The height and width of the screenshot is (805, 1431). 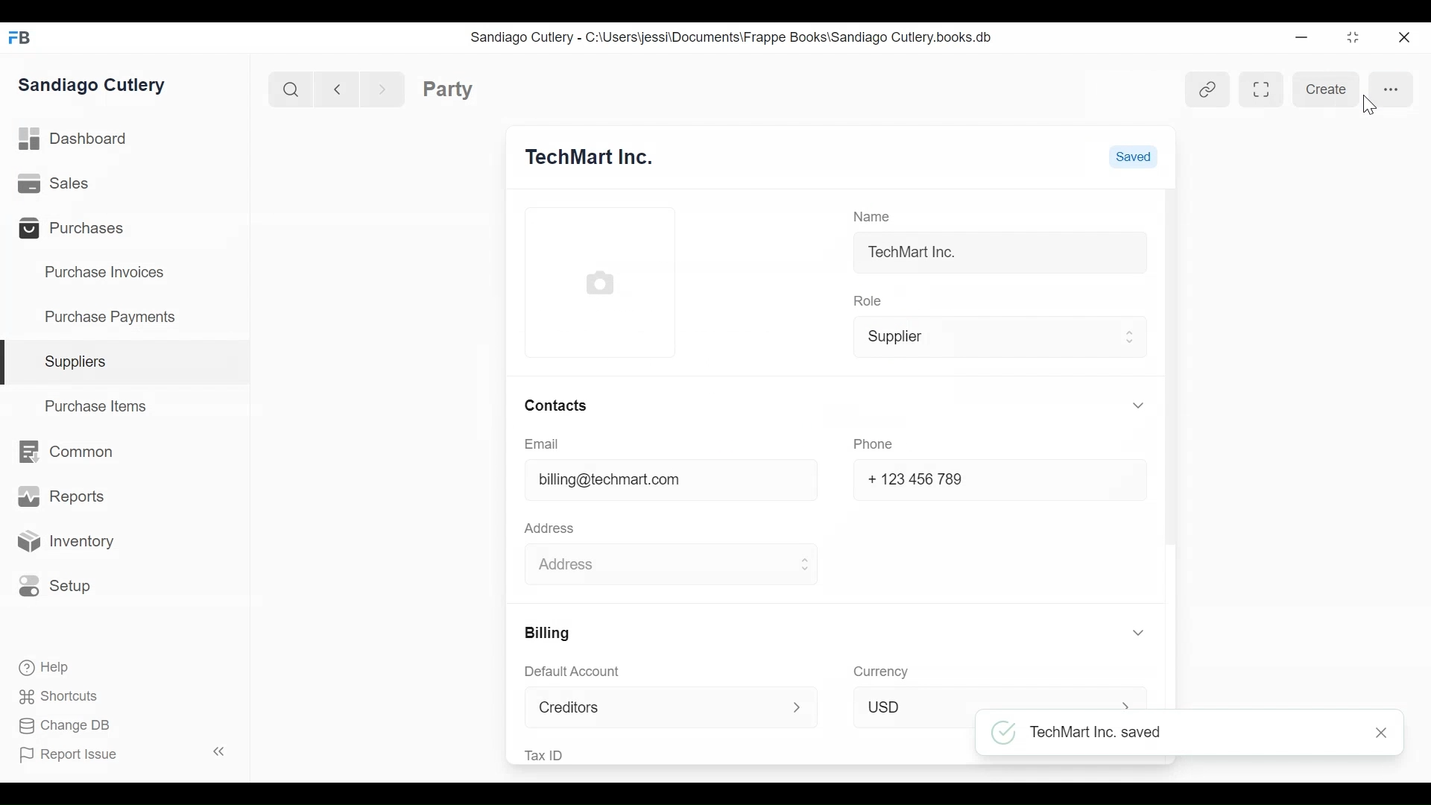 I want to click on close, so click(x=1377, y=733).